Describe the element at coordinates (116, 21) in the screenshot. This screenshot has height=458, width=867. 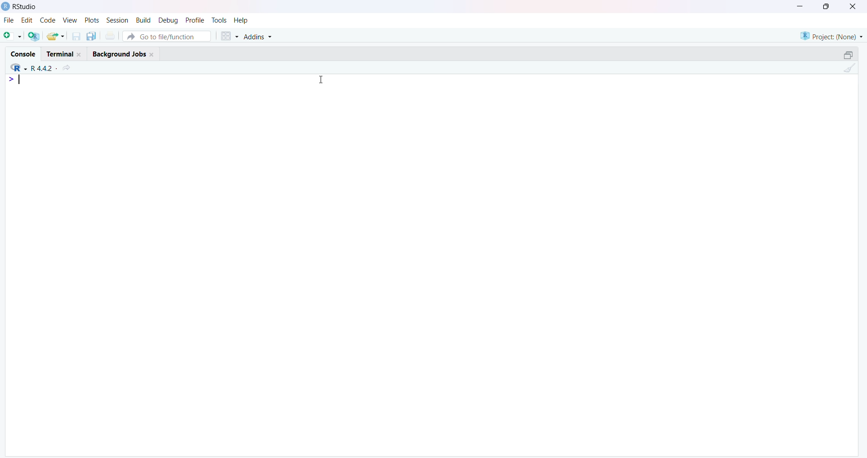
I see `Session` at that location.